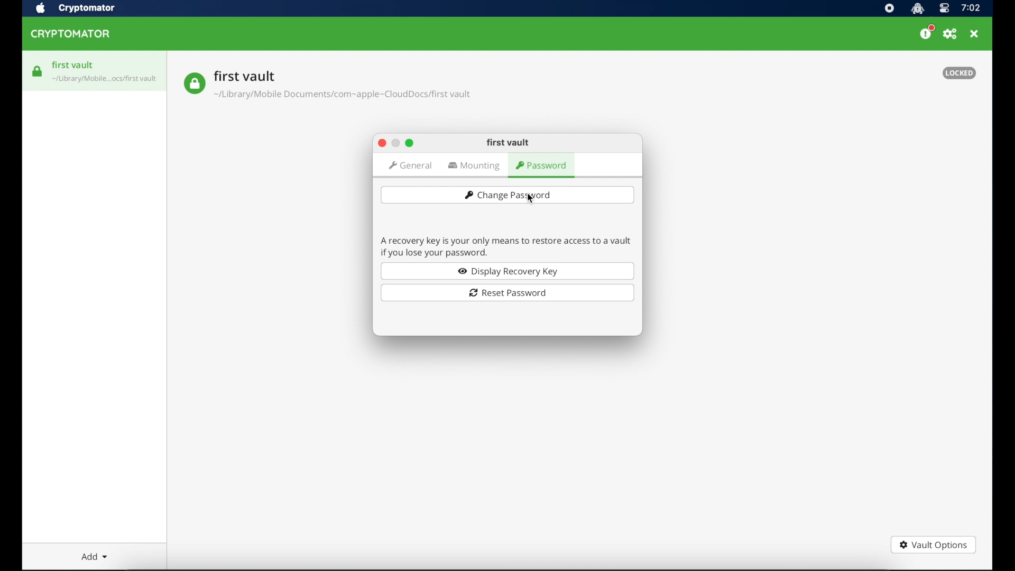 Image resolution: width=1015 pixels, height=571 pixels. What do you see at coordinates (974, 34) in the screenshot?
I see `close` at bounding box center [974, 34].